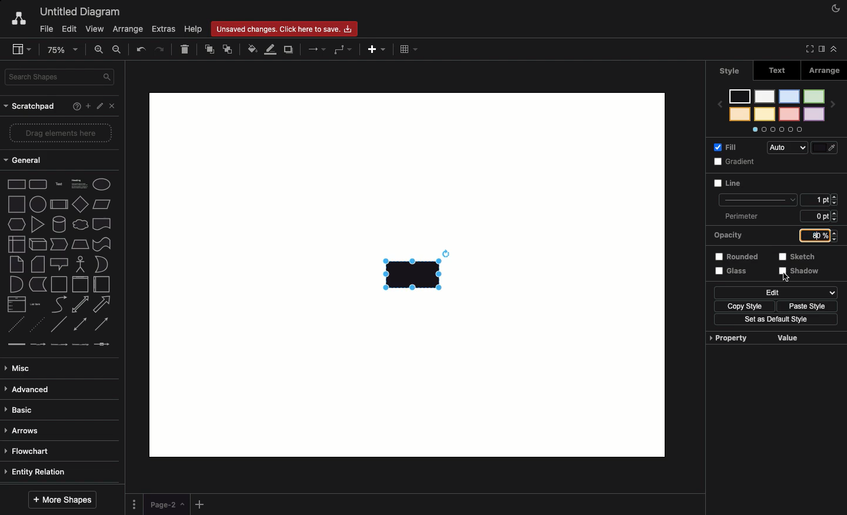 The height and width of the screenshot is (515, 847). What do you see at coordinates (775, 71) in the screenshot?
I see `Text` at bounding box center [775, 71].